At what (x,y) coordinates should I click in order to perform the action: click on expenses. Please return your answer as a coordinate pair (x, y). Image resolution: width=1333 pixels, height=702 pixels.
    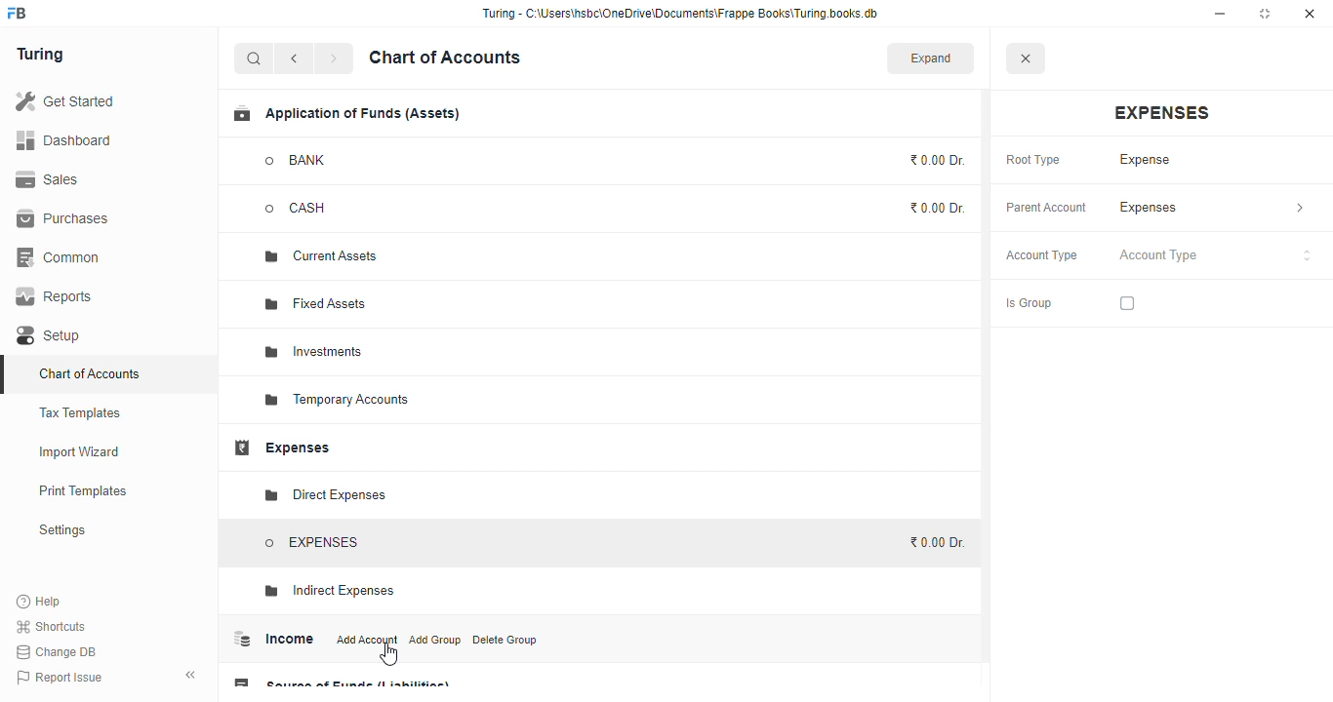
    Looking at the image, I should click on (1162, 113).